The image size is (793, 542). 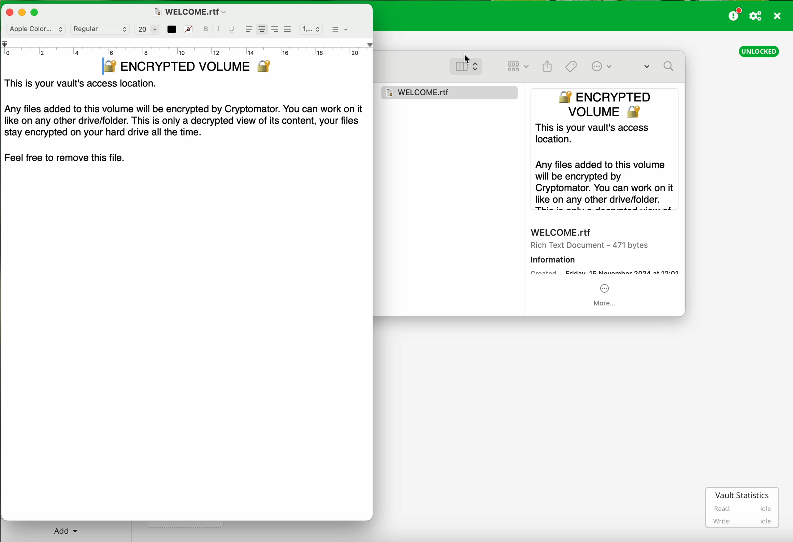 What do you see at coordinates (34, 29) in the screenshot?
I see `Apple Color... ` at bounding box center [34, 29].